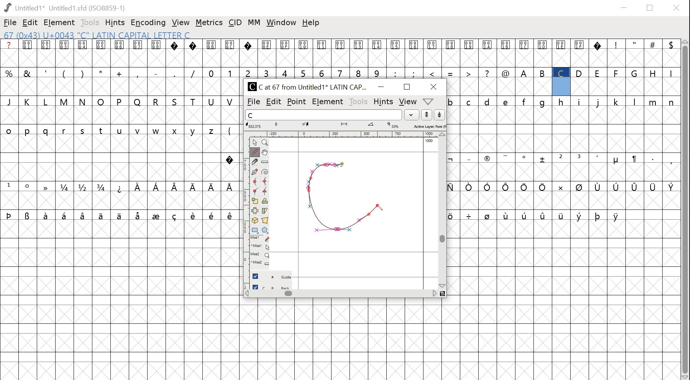  I want to click on knife, so click(256, 162).